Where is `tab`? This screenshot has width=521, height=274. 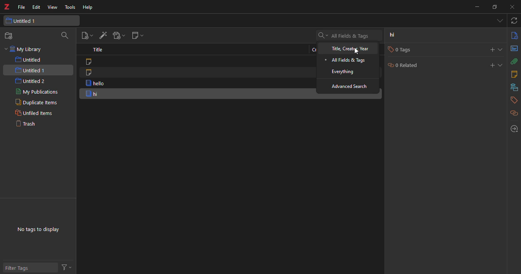 tab is located at coordinates (498, 21).